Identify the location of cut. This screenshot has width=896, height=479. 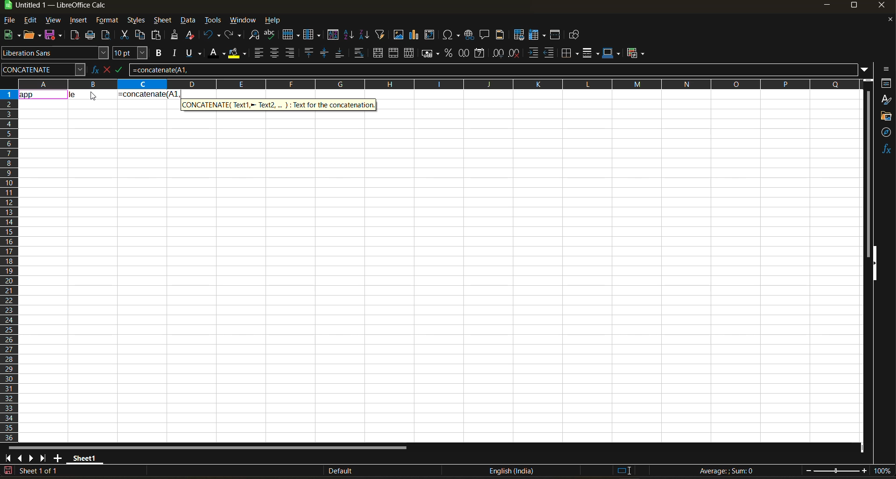
(126, 35).